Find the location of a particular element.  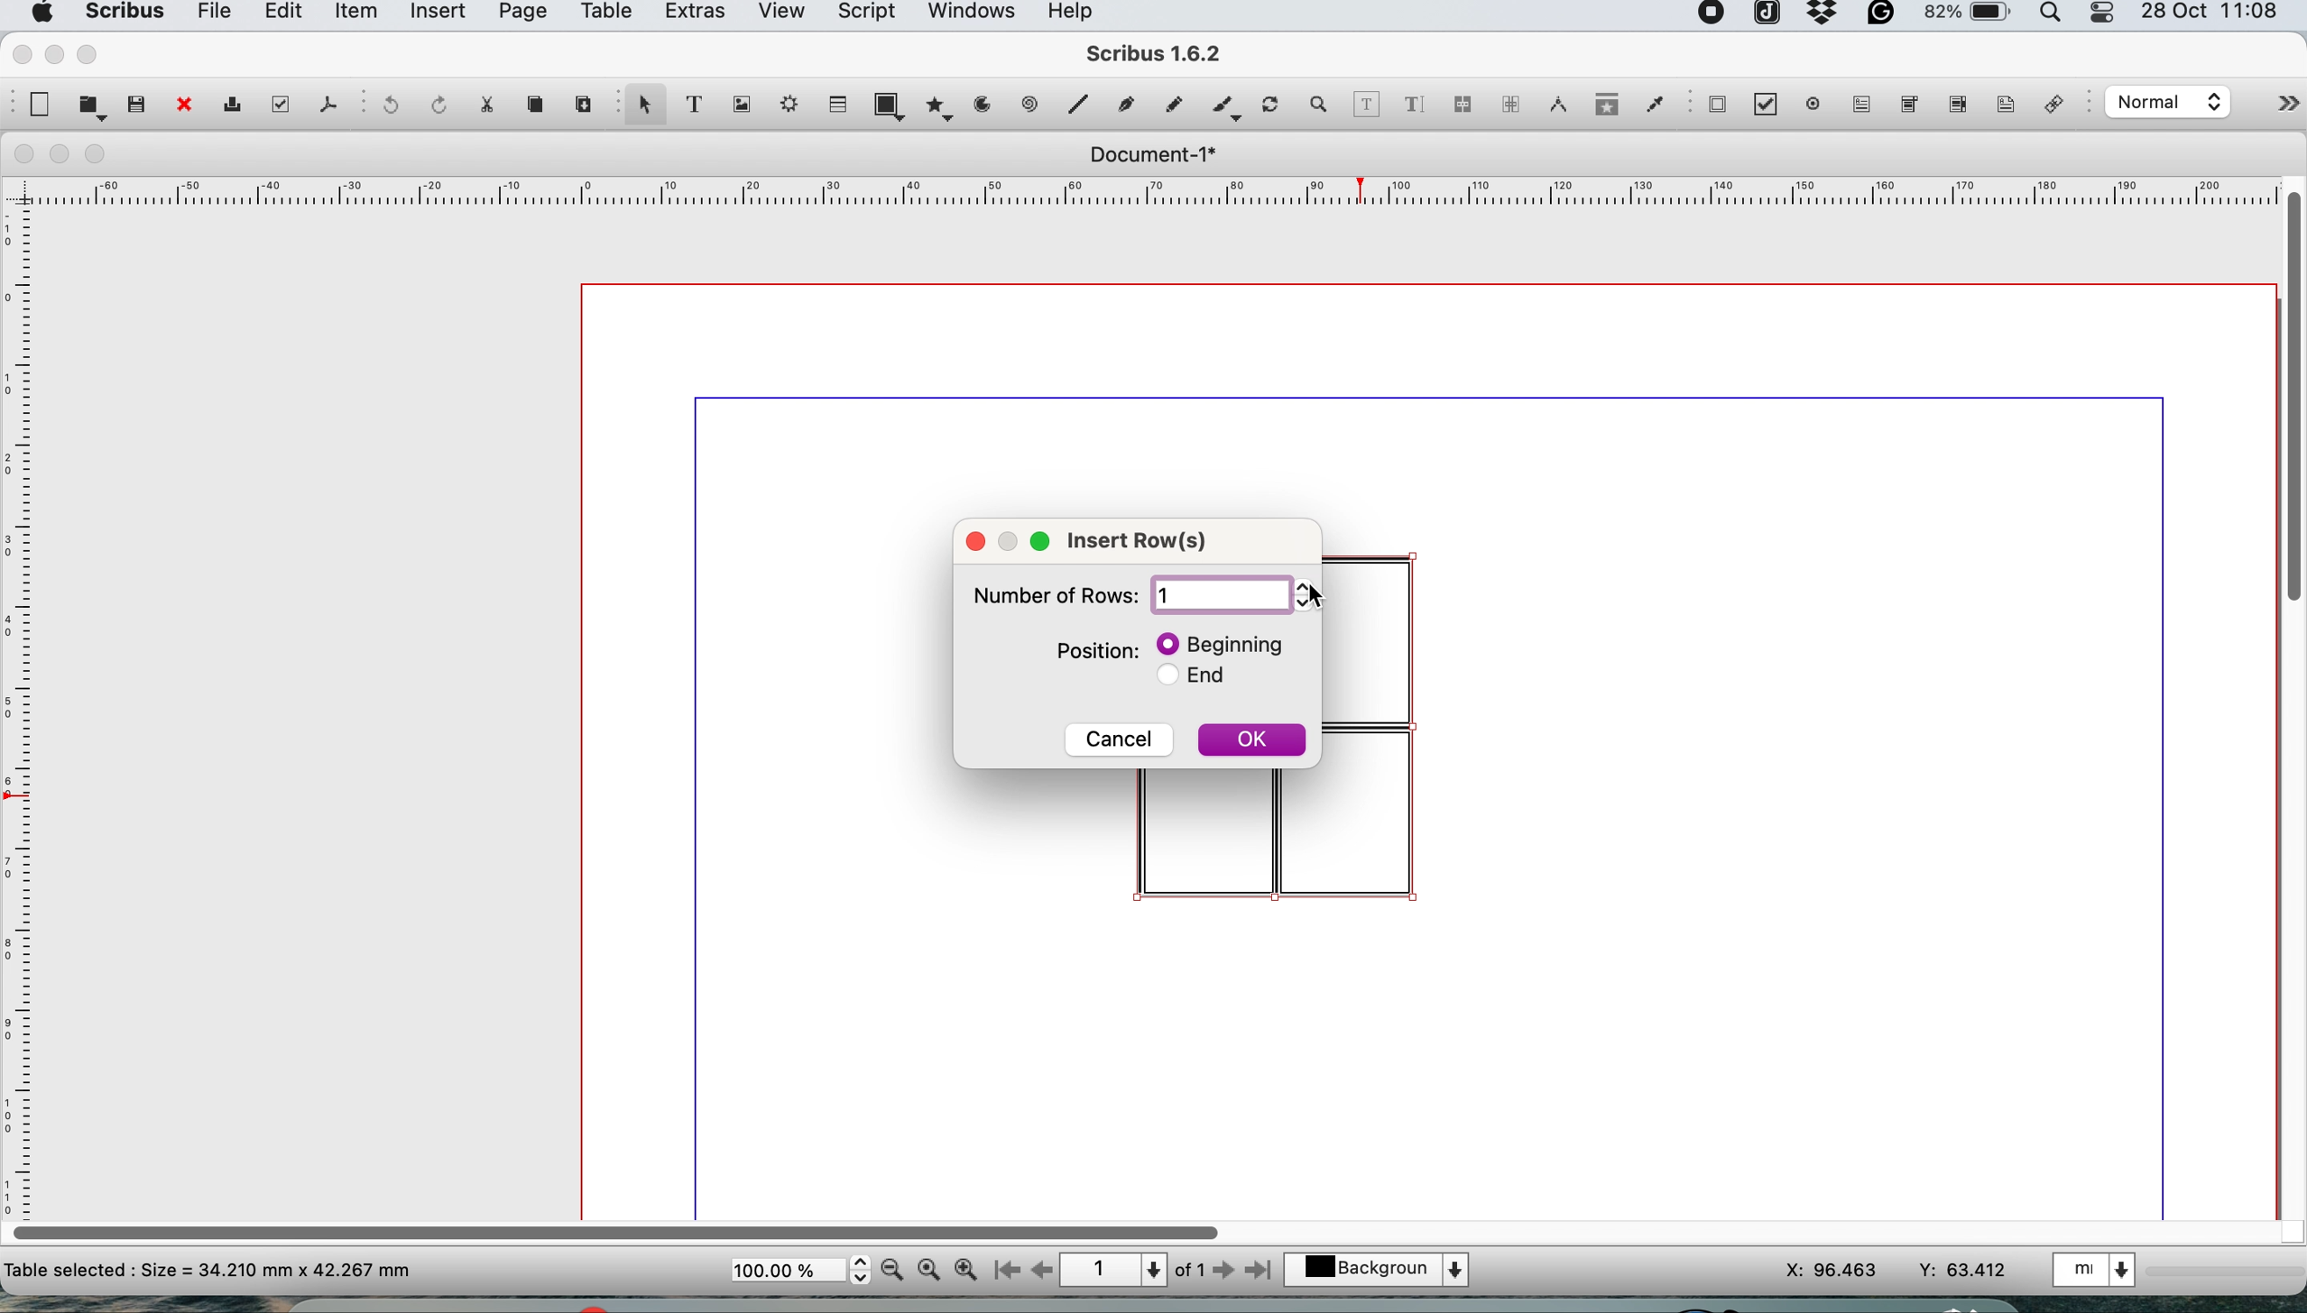

select item is located at coordinates (642, 106).